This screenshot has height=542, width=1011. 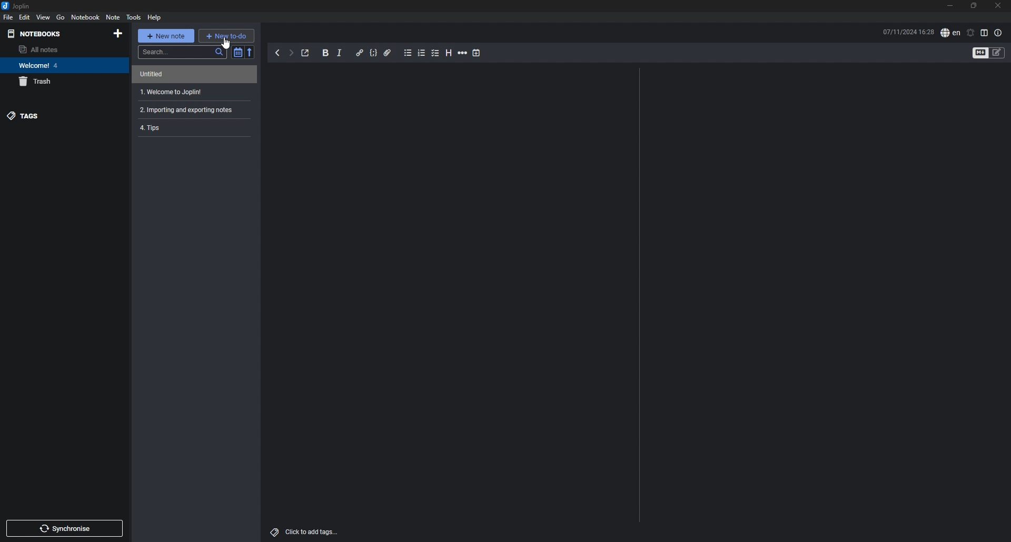 I want to click on add notebook, so click(x=119, y=33).